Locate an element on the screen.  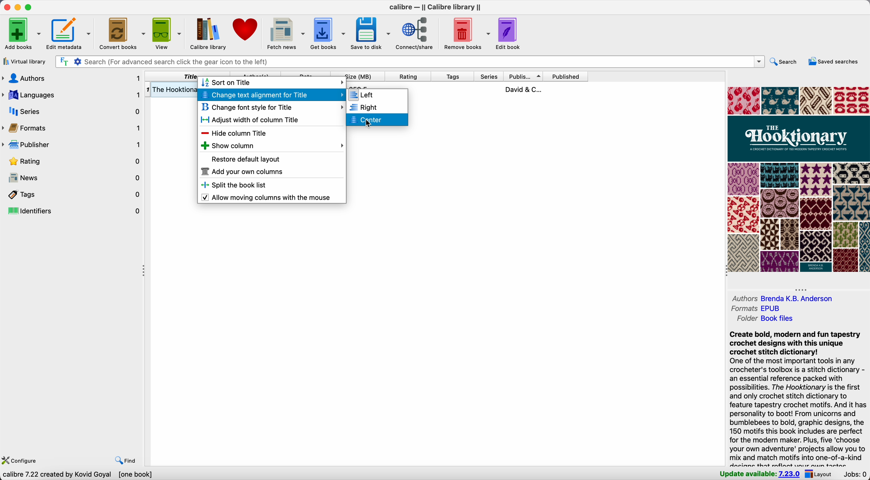
virtual library is located at coordinates (24, 62).